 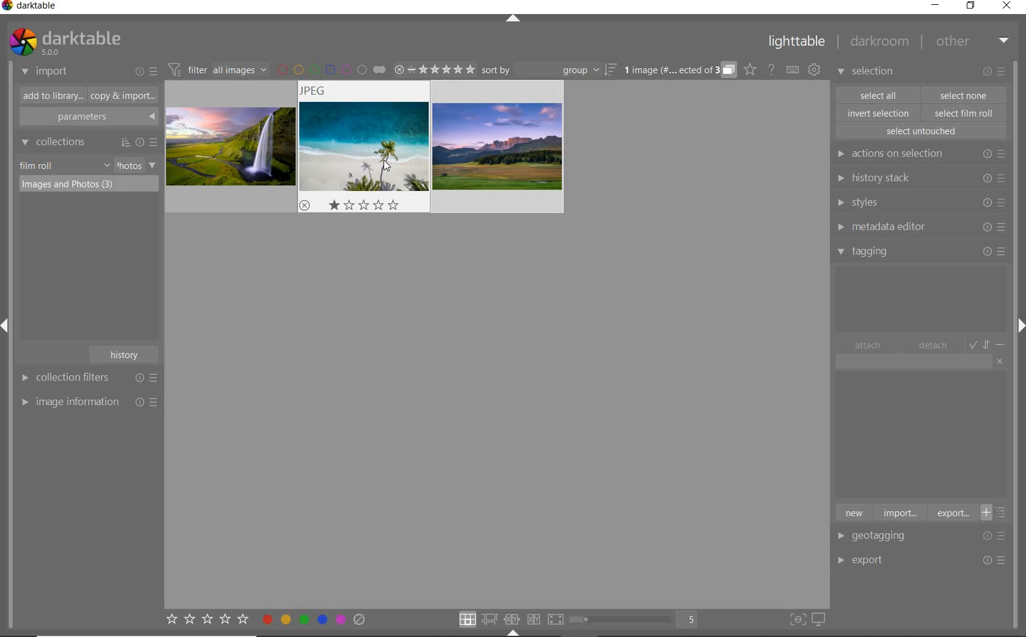 What do you see at coordinates (882, 559) in the screenshot?
I see `export` at bounding box center [882, 559].